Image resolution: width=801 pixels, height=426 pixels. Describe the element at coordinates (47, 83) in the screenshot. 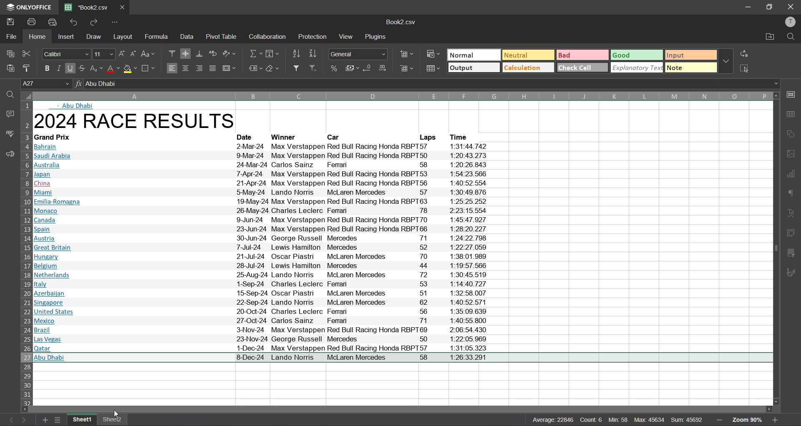

I see `cell address` at that location.